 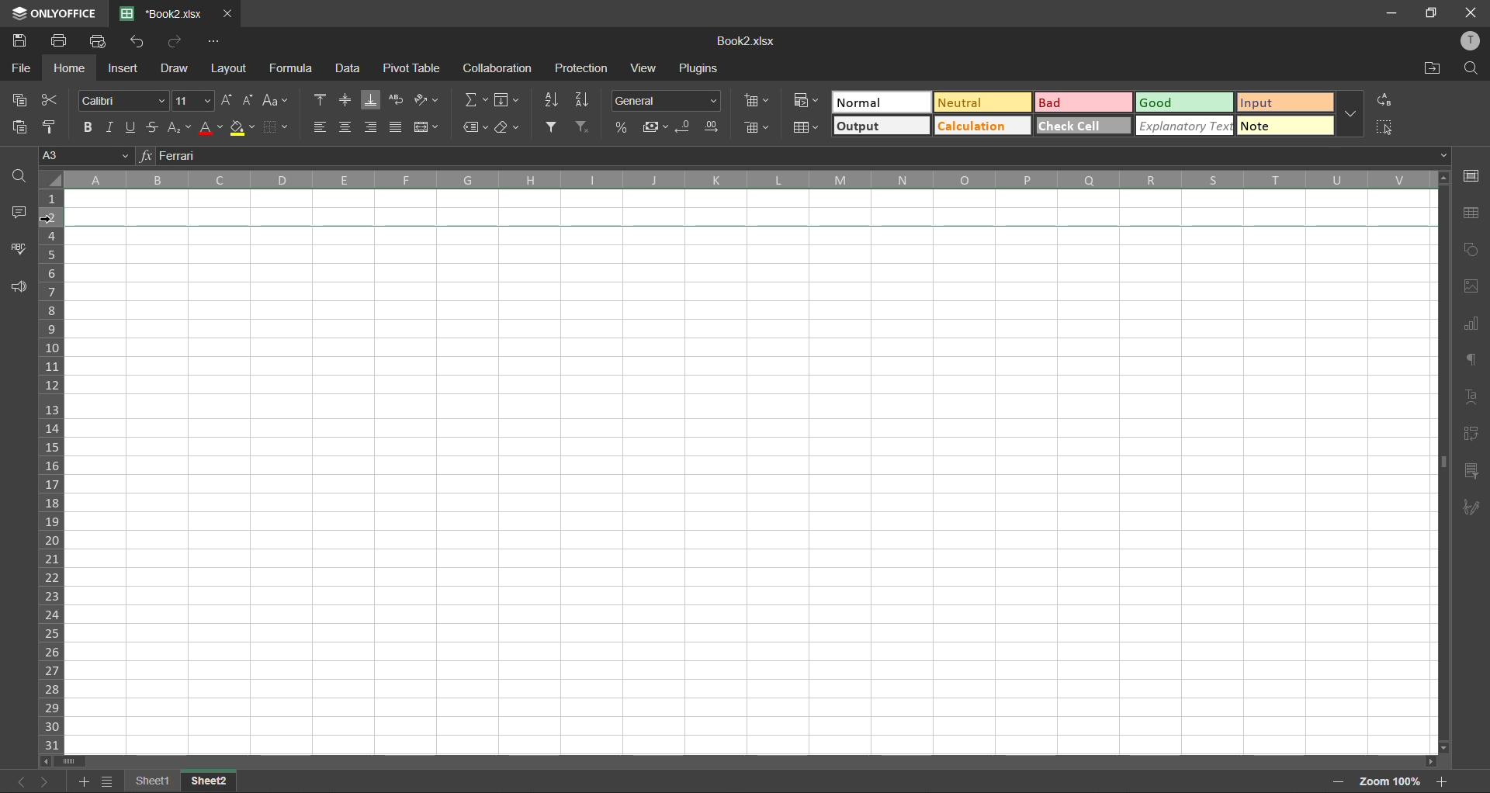 What do you see at coordinates (55, 127) in the screenshot?
I see `copy style` at bounding box center [55, 127].